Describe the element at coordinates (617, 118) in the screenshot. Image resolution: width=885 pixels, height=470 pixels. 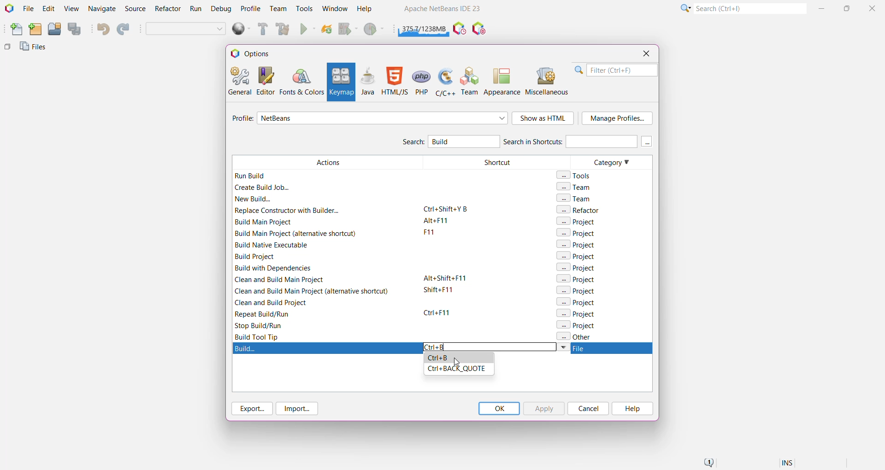
I see `Manage Profile` at that location.